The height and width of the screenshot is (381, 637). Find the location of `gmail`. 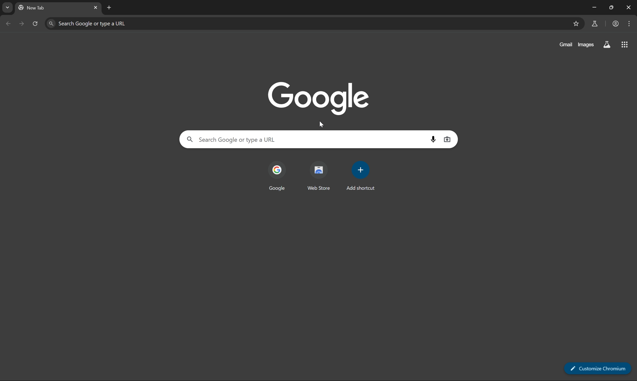

gmail is located at coordinates (566, 44).